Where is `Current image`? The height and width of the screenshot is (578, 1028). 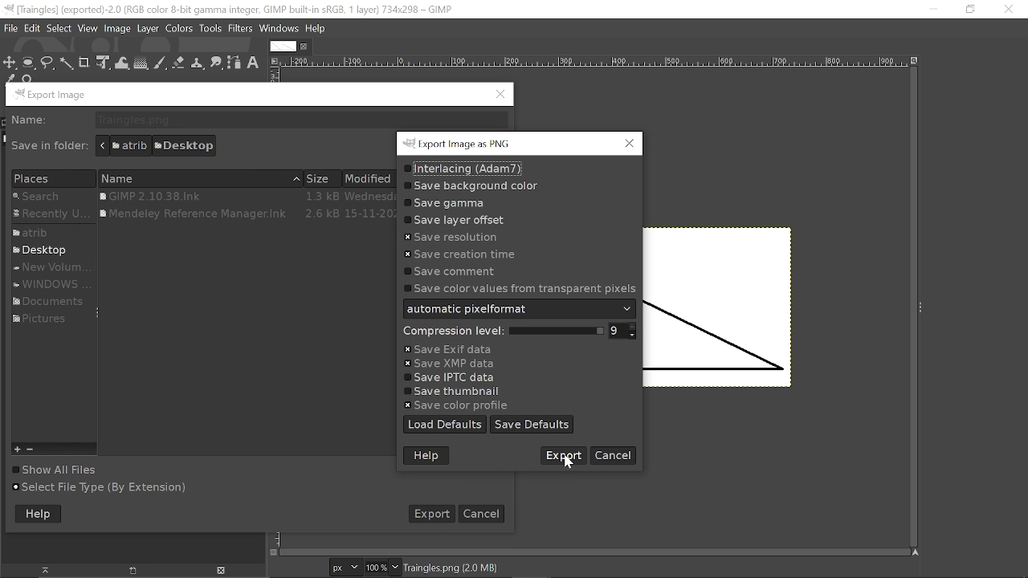 Current image is located at coordinates (719, 308).